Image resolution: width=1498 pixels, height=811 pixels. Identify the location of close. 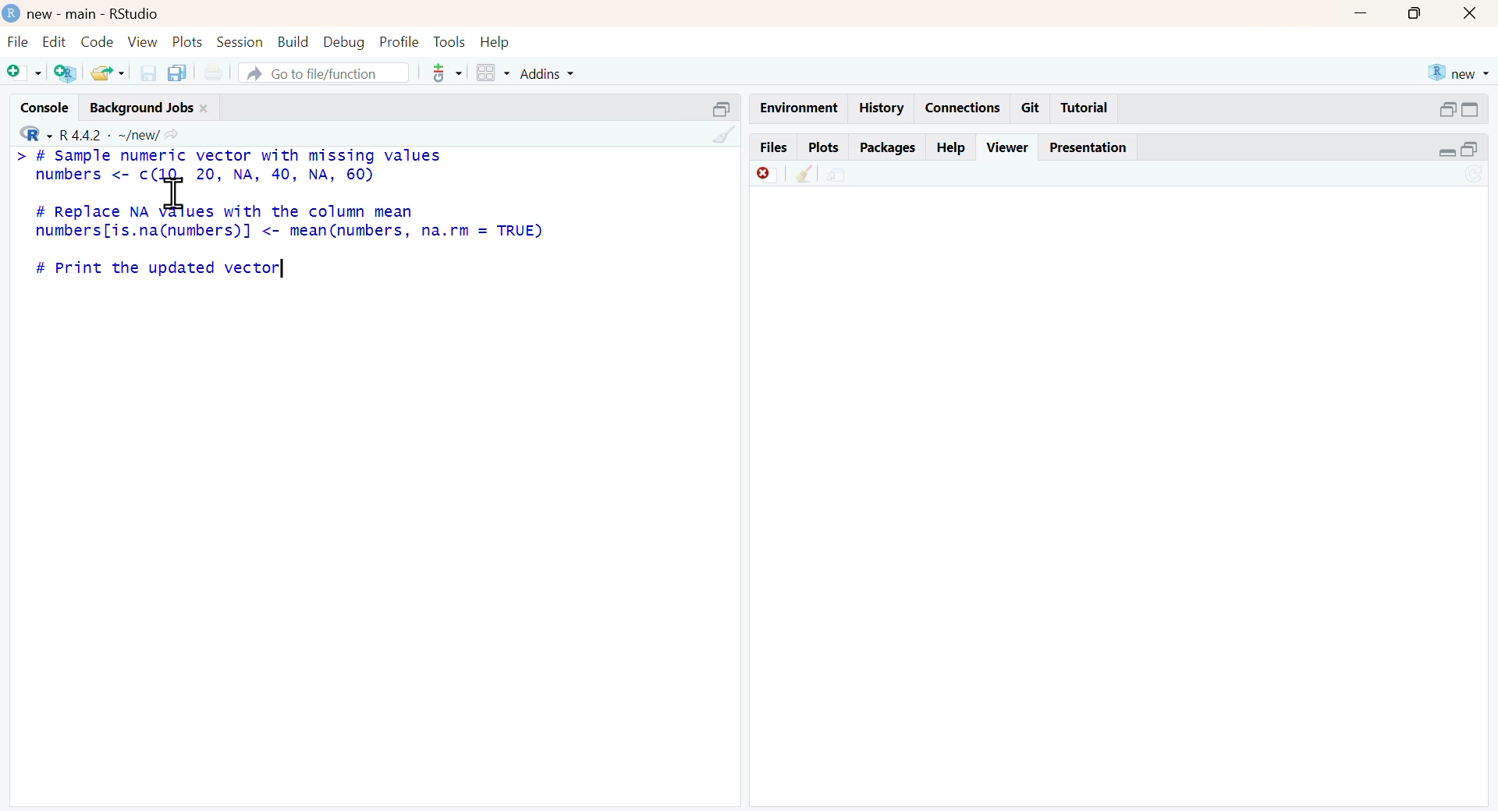
(1471, 14).